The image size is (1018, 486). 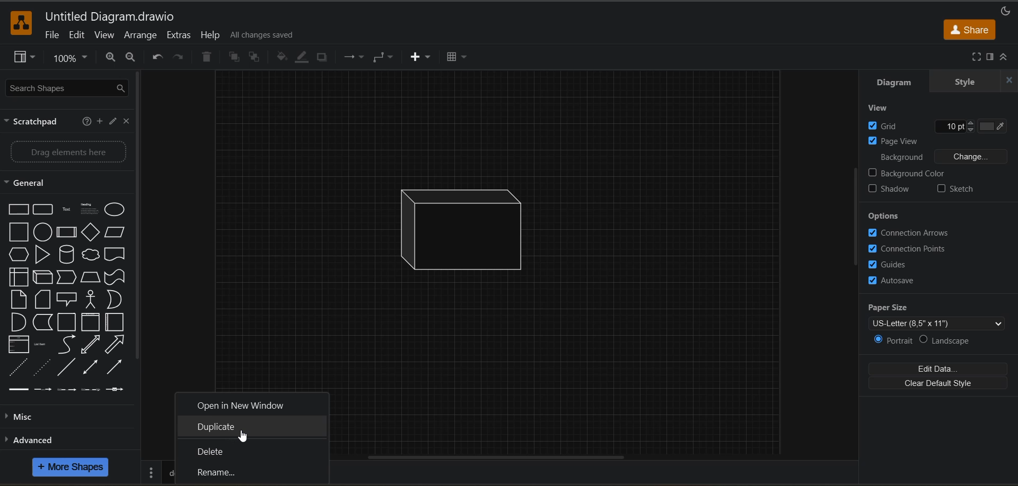 What do you see at coordinates (129, 57) in the screenshot?
I see `zoom in` at bounding box center [129, 57].